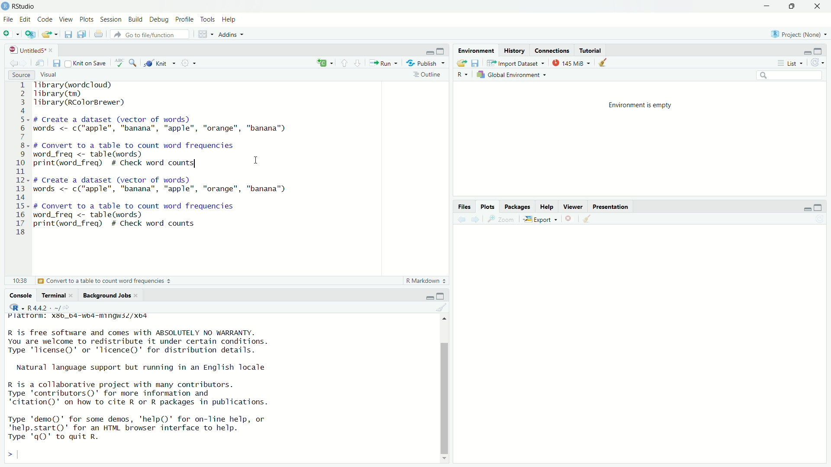  What do you see at coordinates (430, 298) in the screenshot?
I see `Minimize` at bounding box center [430, 298].